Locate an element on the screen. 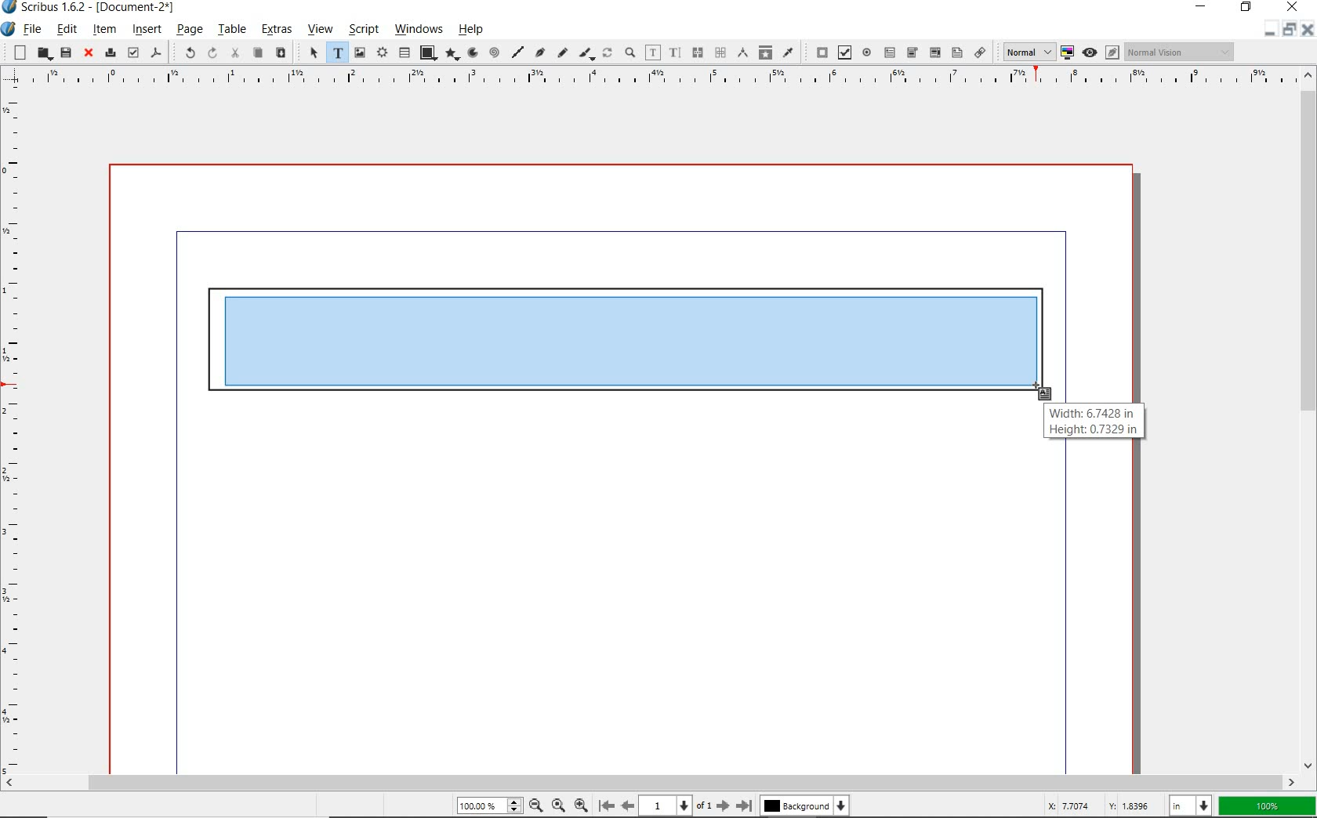 The image size is (1317, 818). ruler is located at coordinates (15, 430).